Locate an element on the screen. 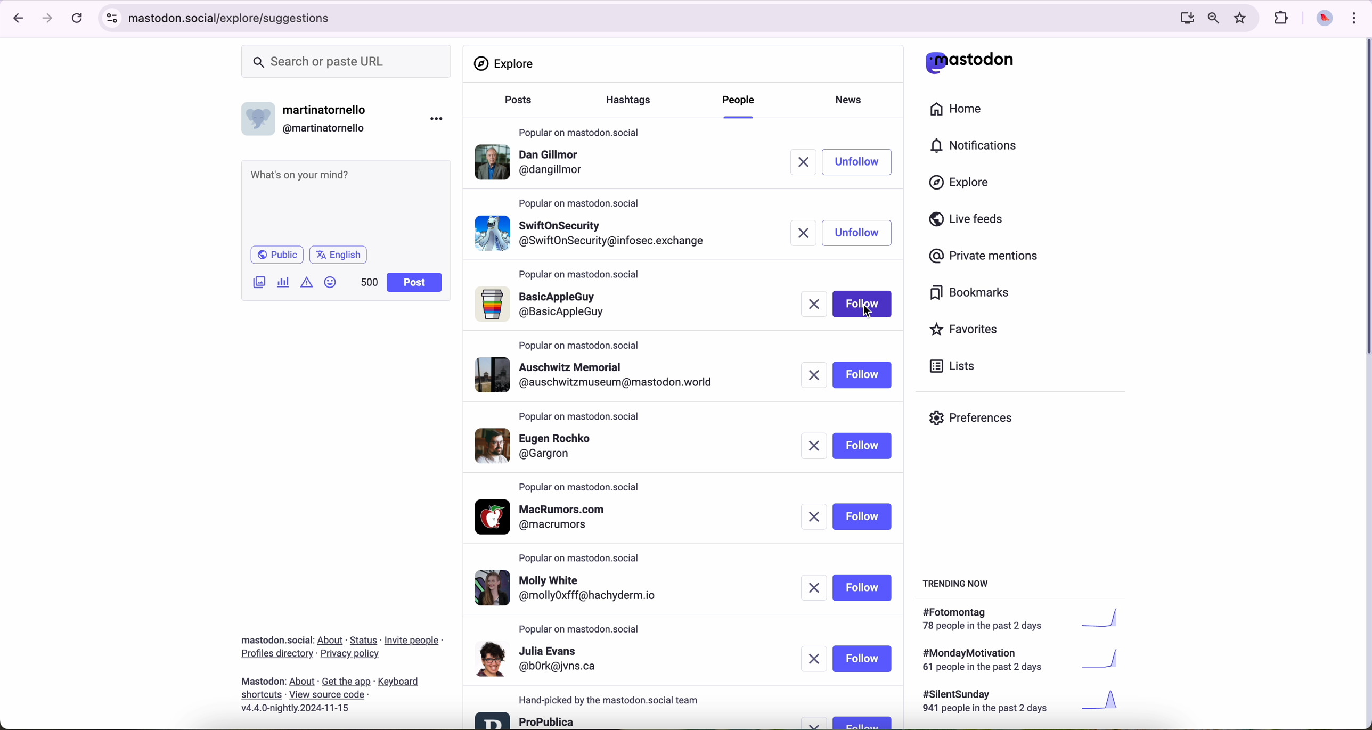 Image resolution: width=1372 pixels, height=730 pixels. matodon logo is located at coordinates (970, 62).